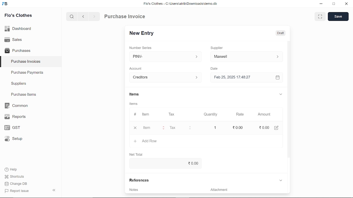 The width and height of the screenshot is (353, 198). What do you see at coordinates (6, 4) in the screenshot?
I see `frappe books logo` at bounding box center [6, 4].